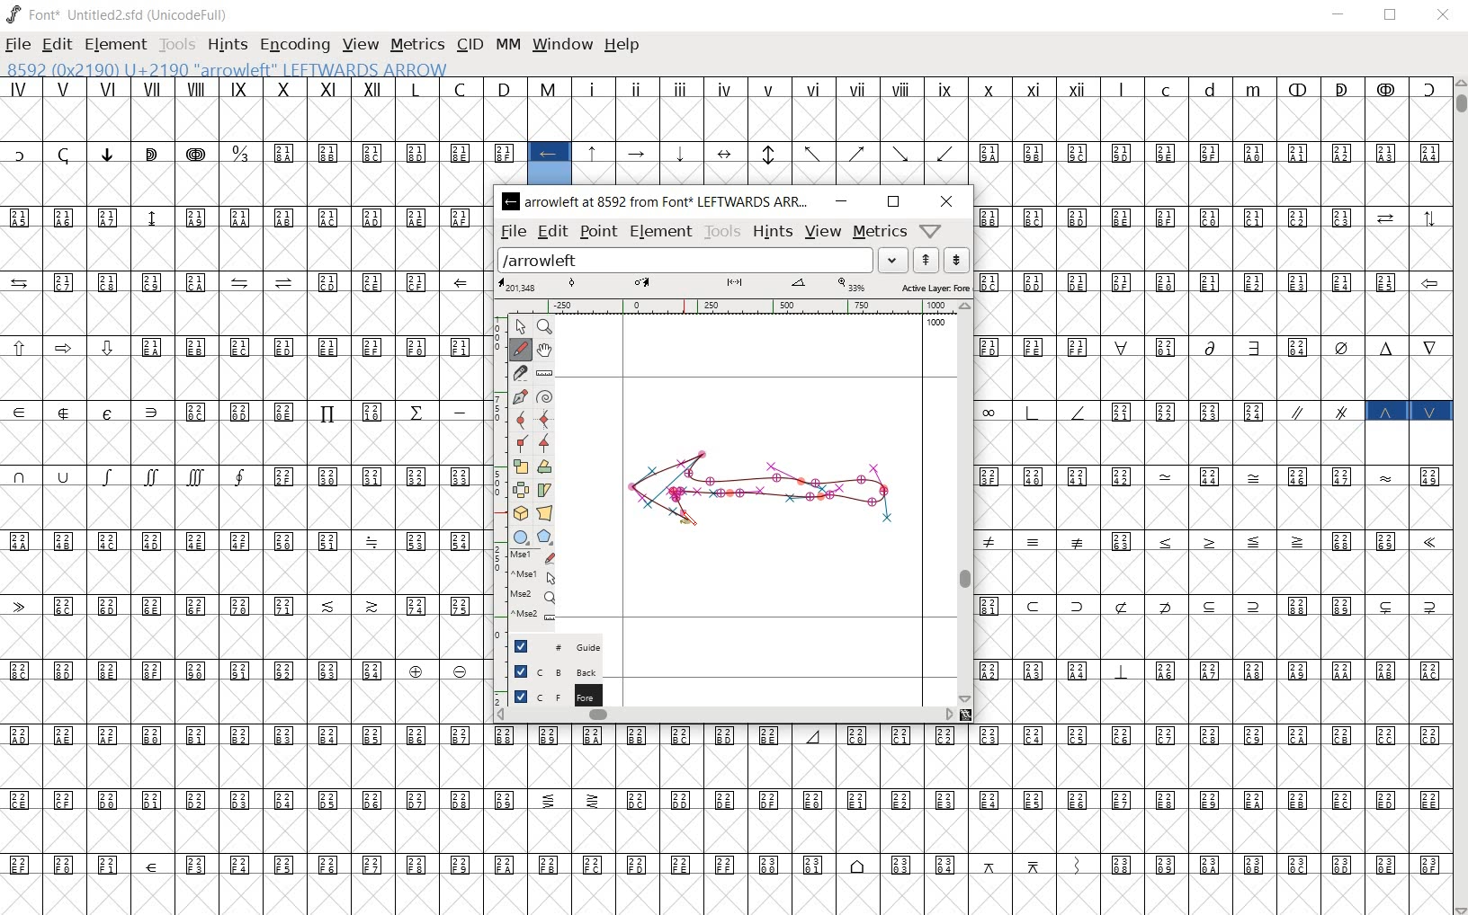 This screenshot has height=915, width=1468. I want to click on cursor events on the opened outline window, so click(527, 589).